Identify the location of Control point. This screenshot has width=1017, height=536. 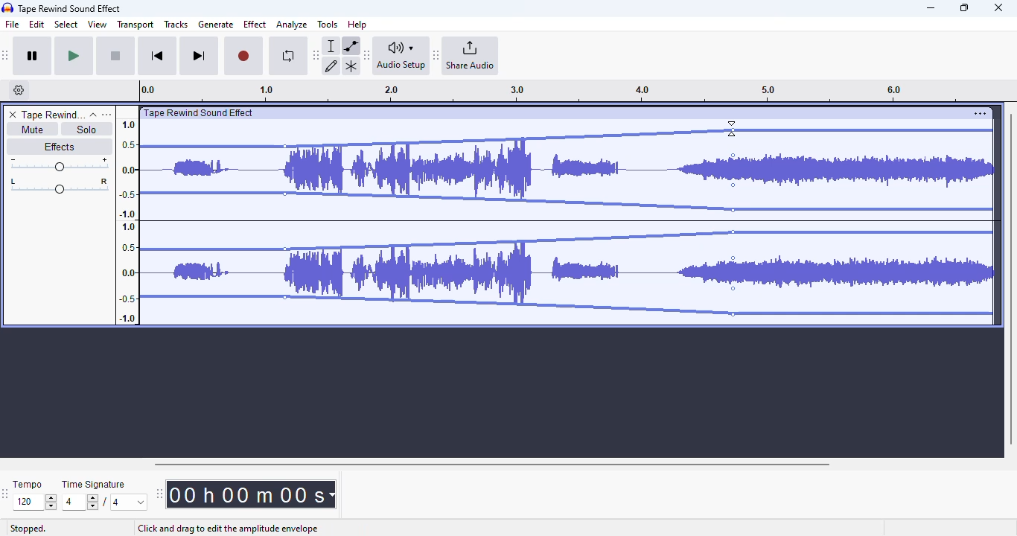
(733, 210).